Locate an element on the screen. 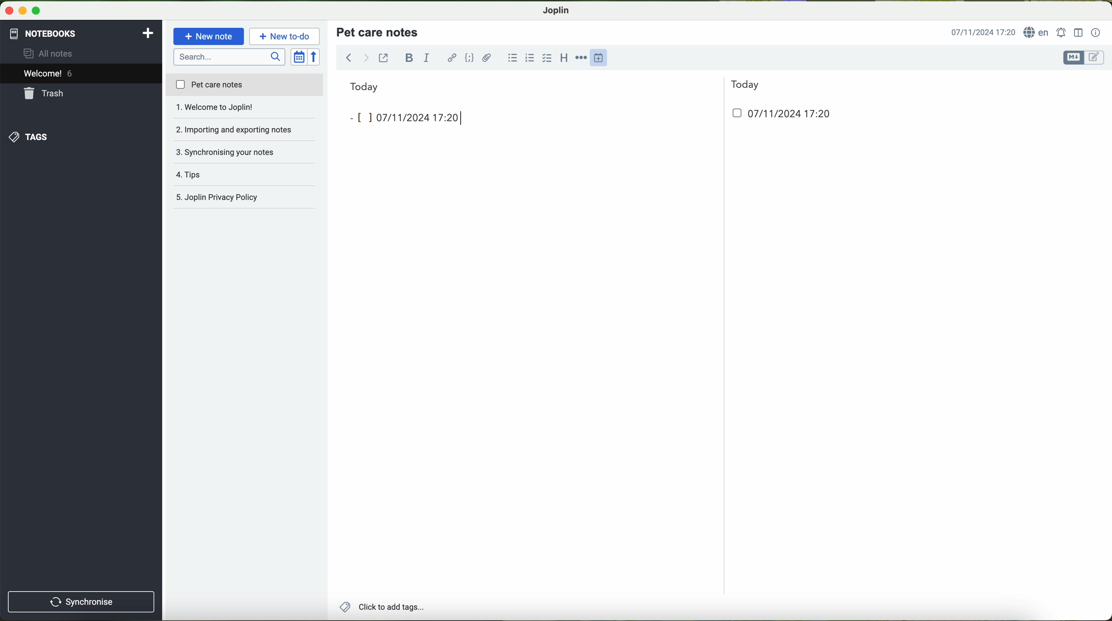  synchronising your notes is located at coordinates (245, 130).